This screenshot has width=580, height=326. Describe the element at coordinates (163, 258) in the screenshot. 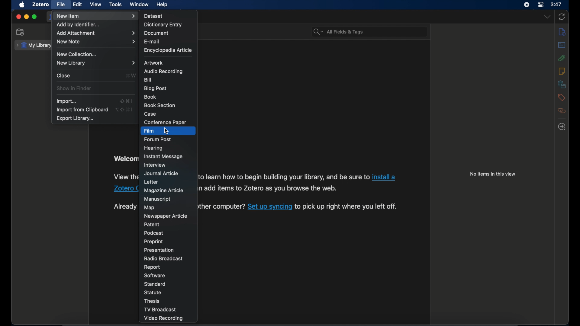

I see `radio broadcast` at that location.